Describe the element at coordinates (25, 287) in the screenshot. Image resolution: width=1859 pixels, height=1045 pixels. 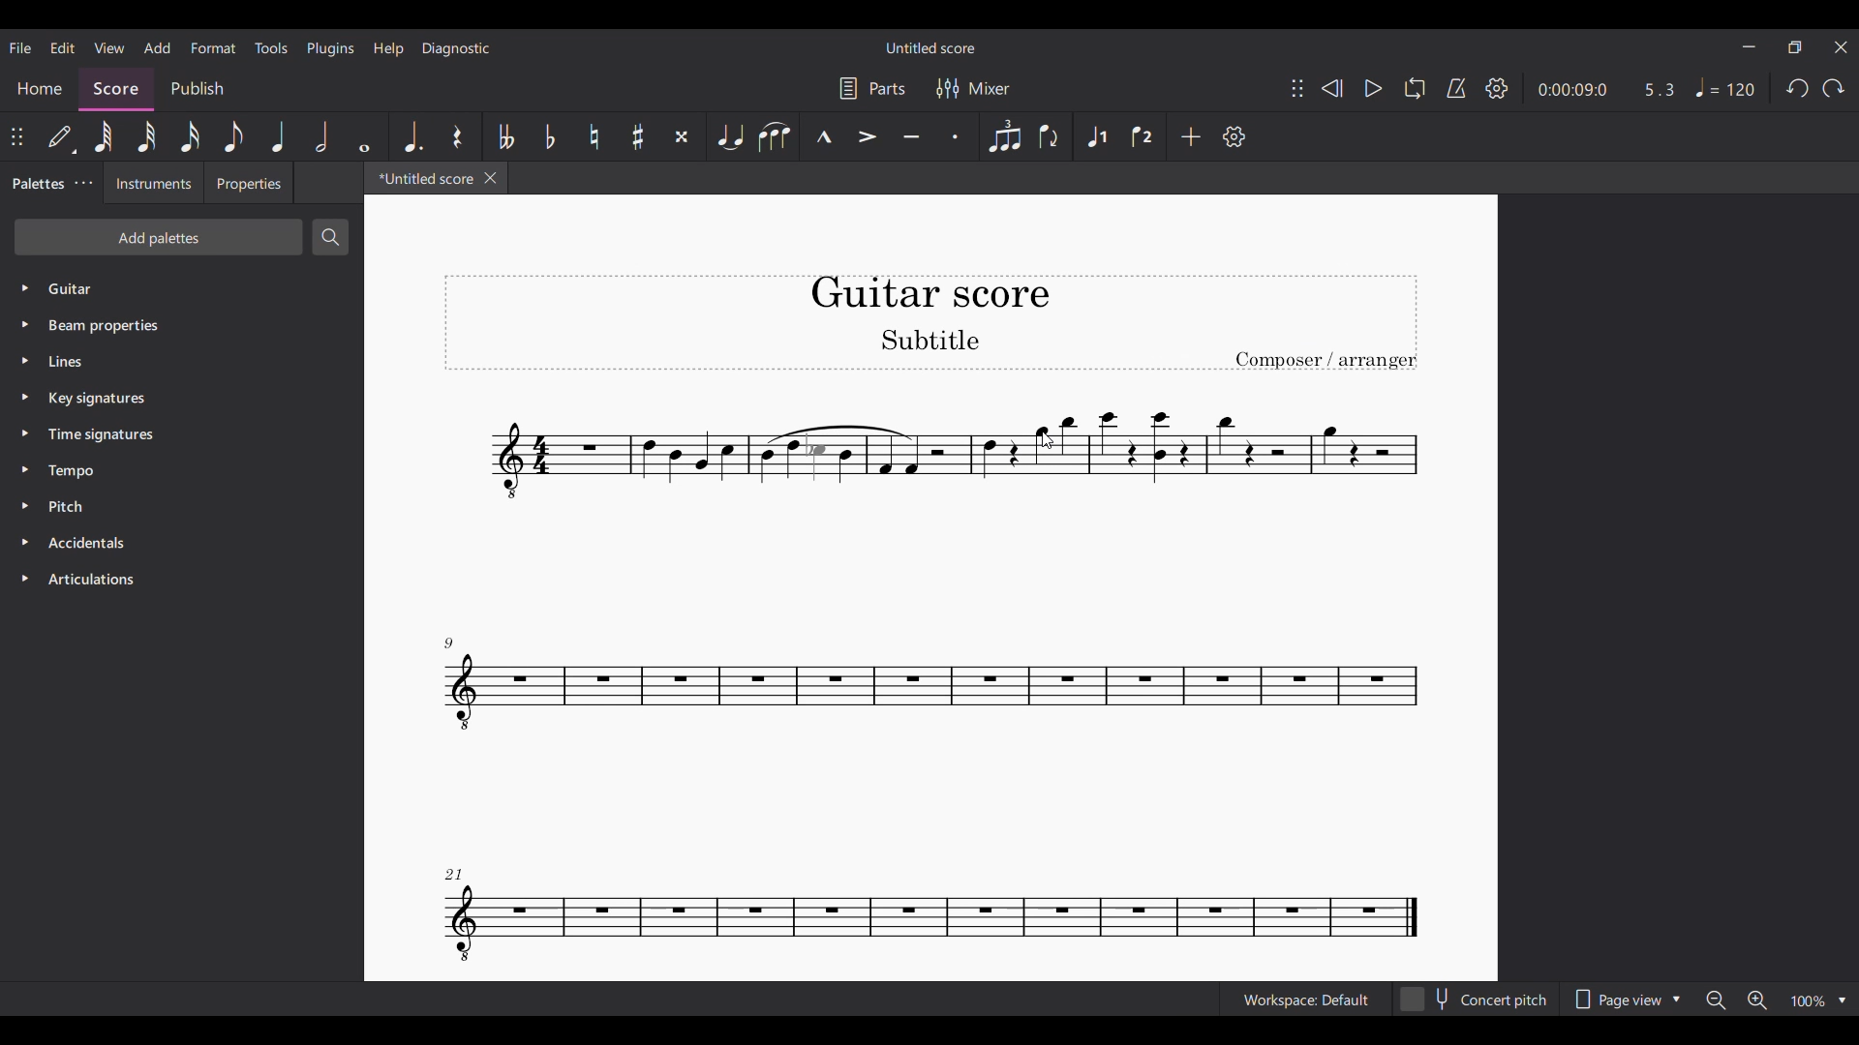
I see `Click to expand Guitar palette` at that location.